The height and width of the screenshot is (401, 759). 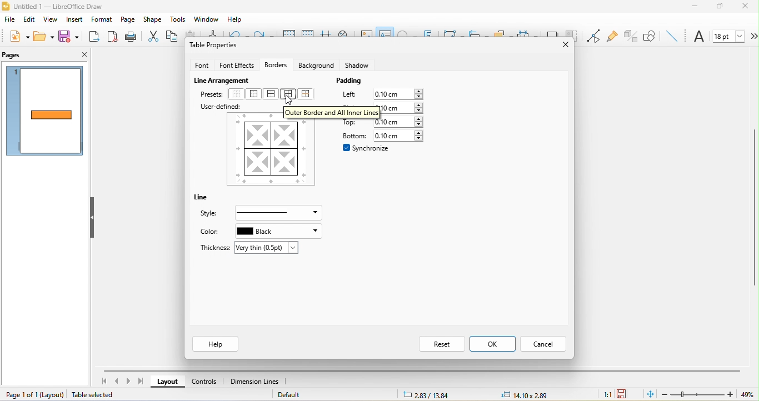 I want to click on User defined, so click(x=221, y=107).